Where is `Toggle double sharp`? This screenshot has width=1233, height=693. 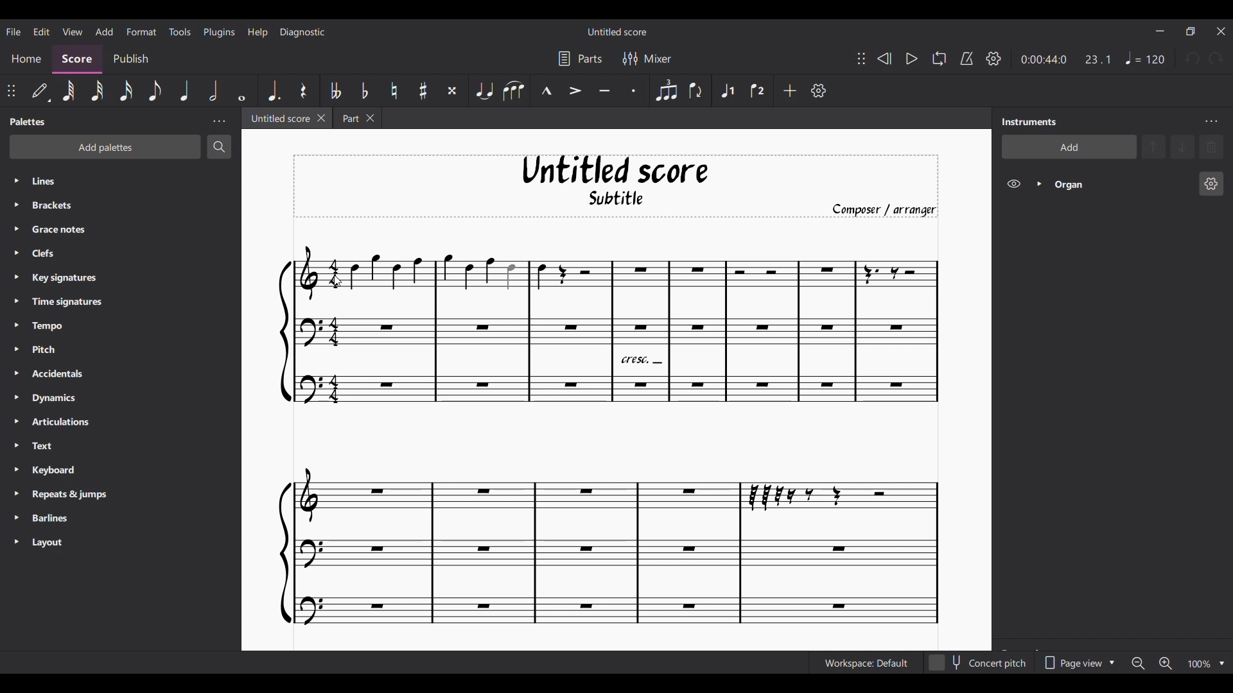 Toggle double sharp is located at coordinates (453, 90).